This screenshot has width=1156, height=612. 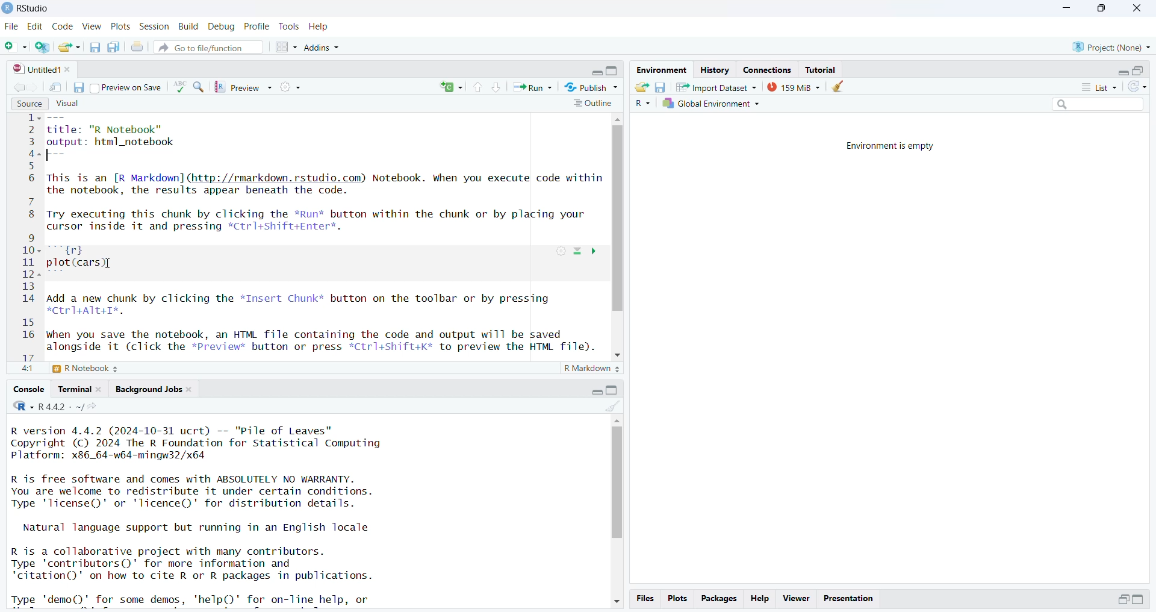 What do you see at coordinates (1093, 87) in the screenshot?
I see `list` at bounding box center [1093, 87].